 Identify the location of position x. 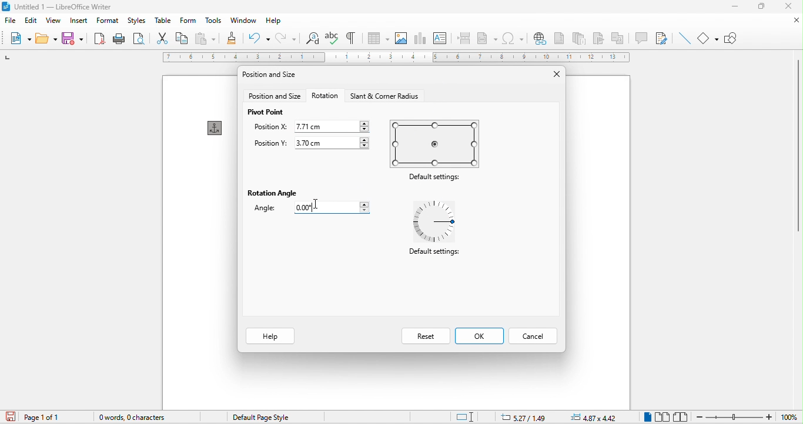
(267, 128).